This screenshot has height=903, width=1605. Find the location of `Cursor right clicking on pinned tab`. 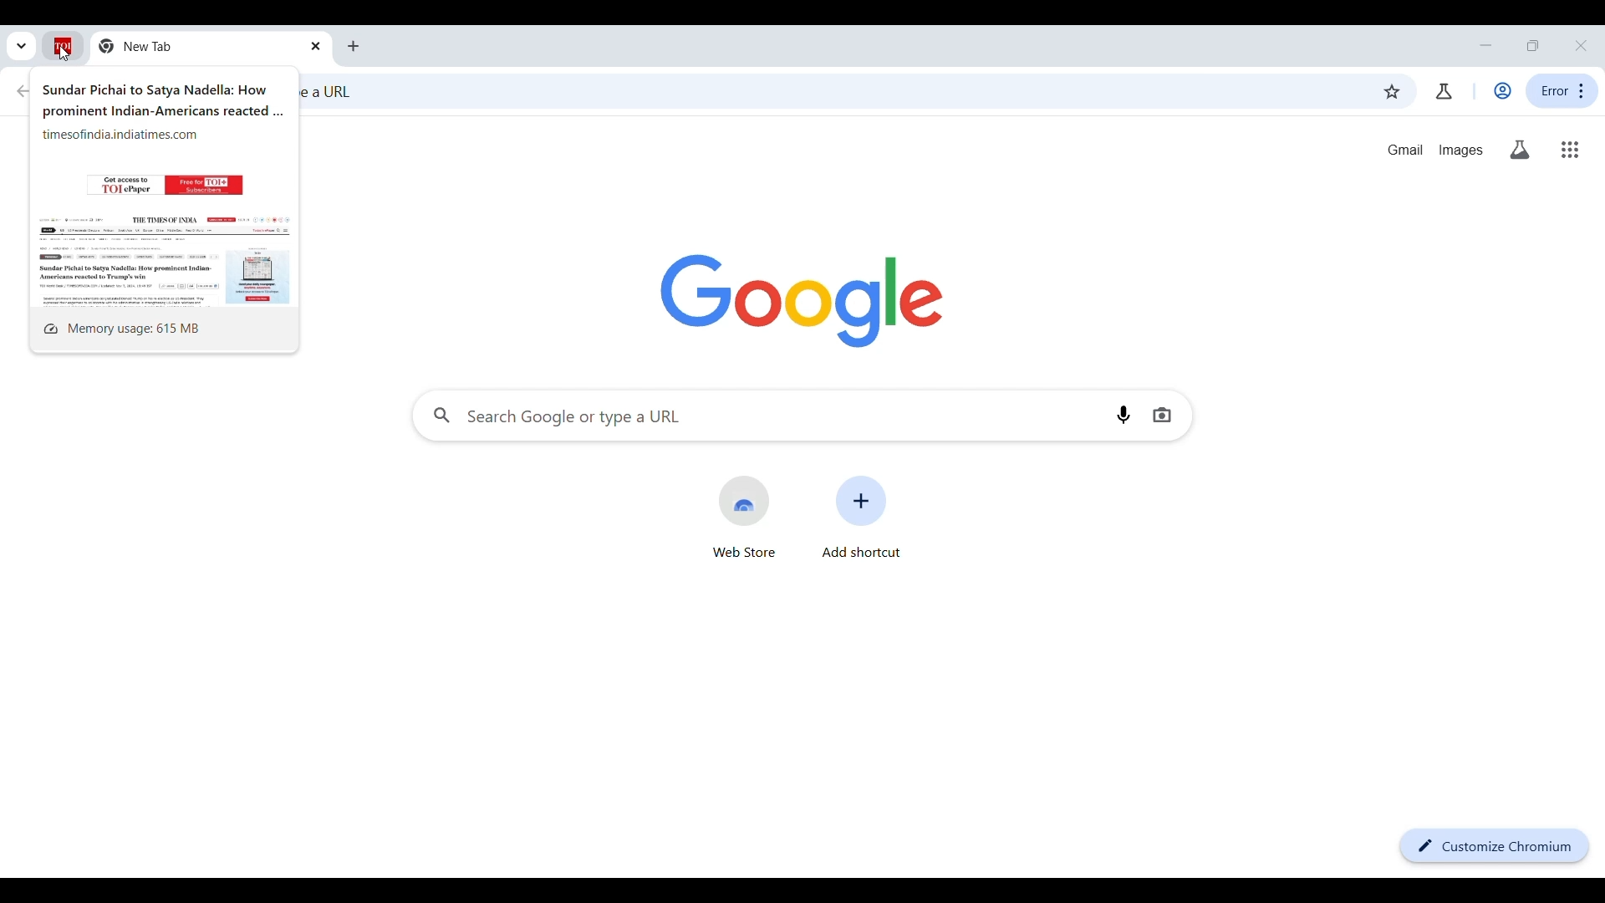

Cursor right clicking on pinned tab is located at coordinates (64, 54).